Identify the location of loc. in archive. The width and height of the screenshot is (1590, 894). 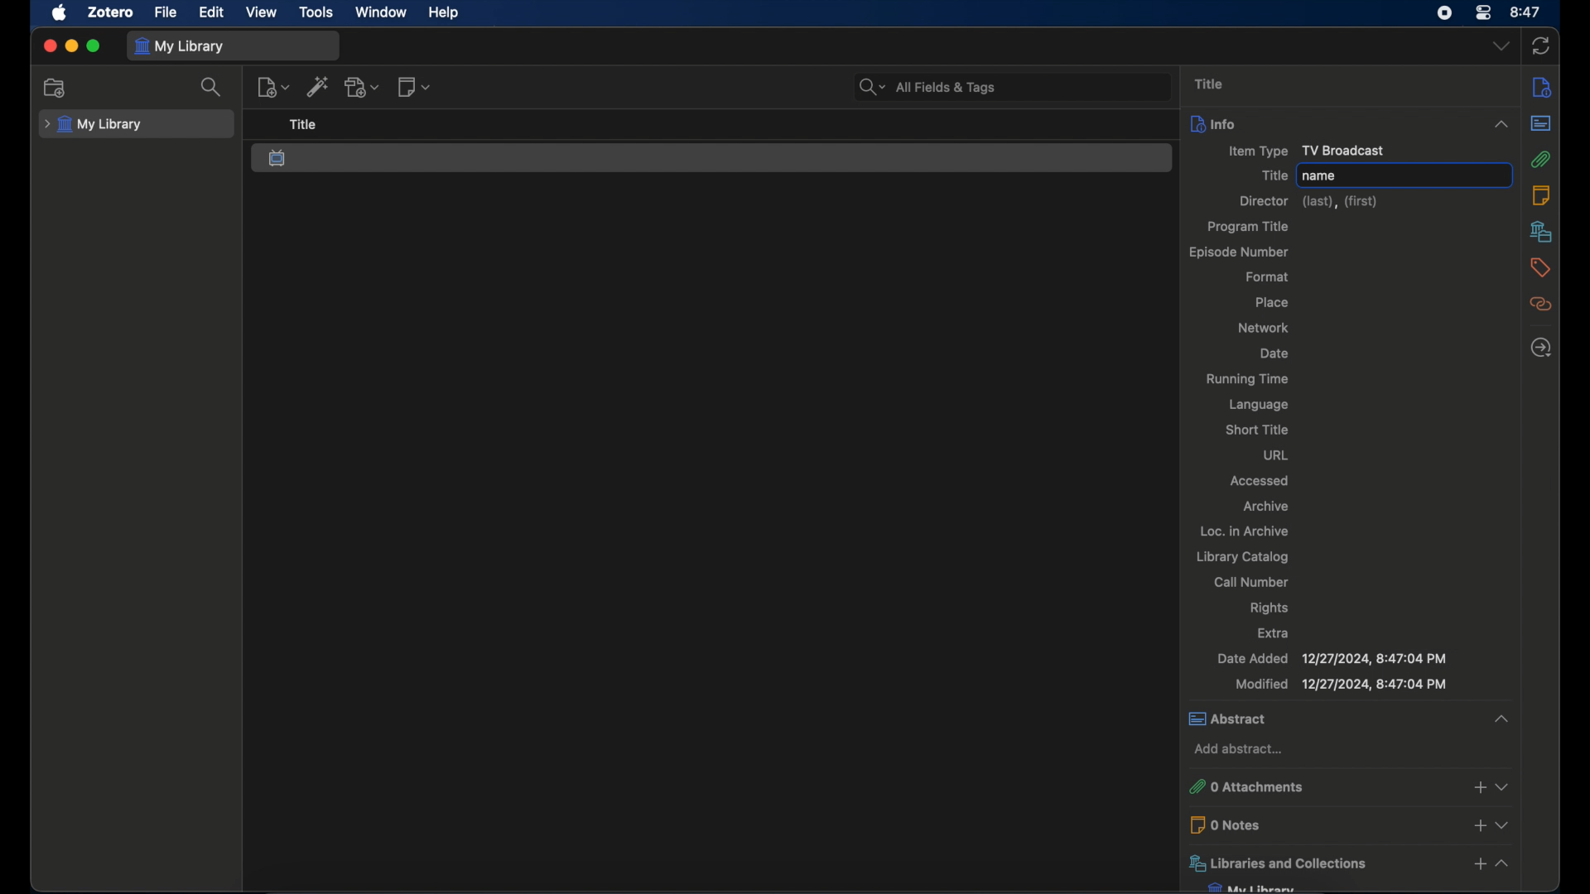
(1244, 531).